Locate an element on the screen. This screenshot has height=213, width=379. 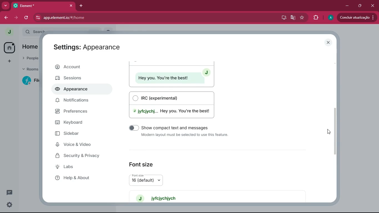
back is located at coordinates (6, 18).